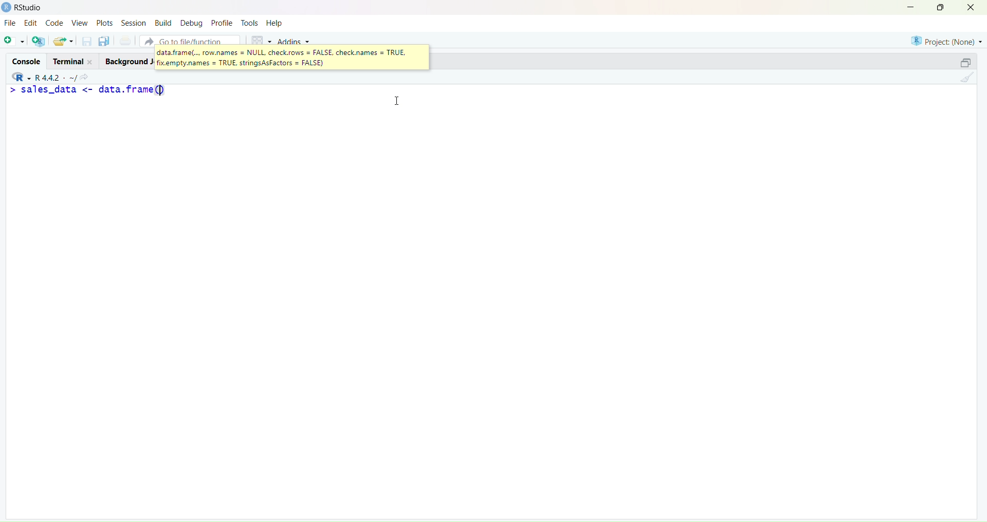  What do you see at coordinates (101, 90) in the screenshot?
I see `> sales_data <- data.vrame(p` at bounding box center [101, 90].